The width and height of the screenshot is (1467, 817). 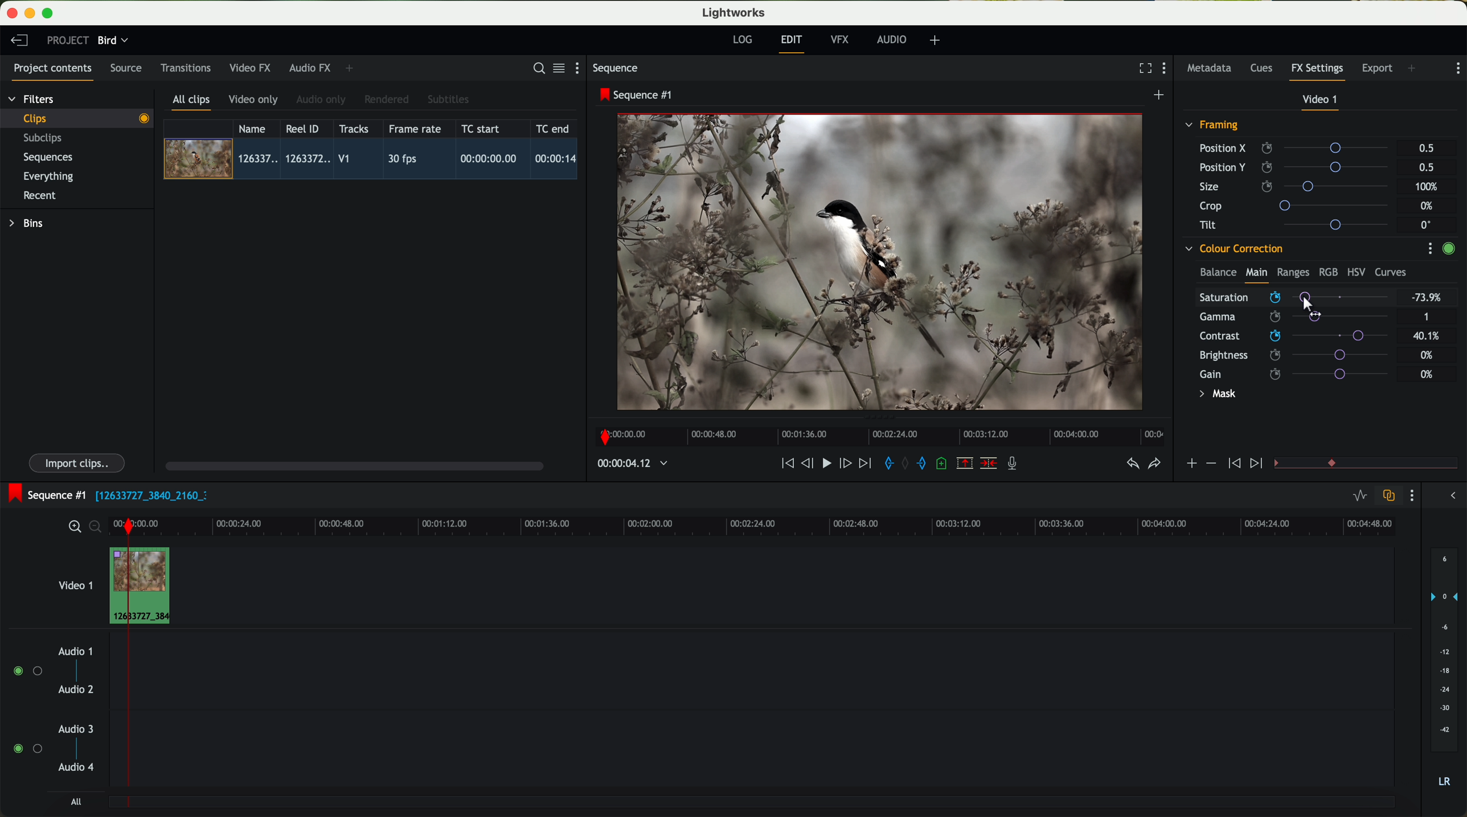 I want to click on zoom in, so click(x=73, y=527).